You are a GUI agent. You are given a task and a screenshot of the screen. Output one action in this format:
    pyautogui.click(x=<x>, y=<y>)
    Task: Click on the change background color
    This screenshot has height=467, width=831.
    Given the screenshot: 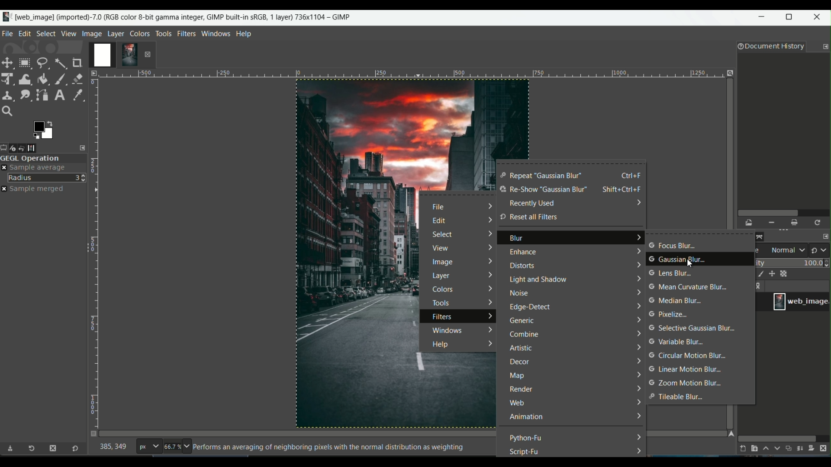 What is the action you would take?
    pyautogui.click(x=43, y=129)
    